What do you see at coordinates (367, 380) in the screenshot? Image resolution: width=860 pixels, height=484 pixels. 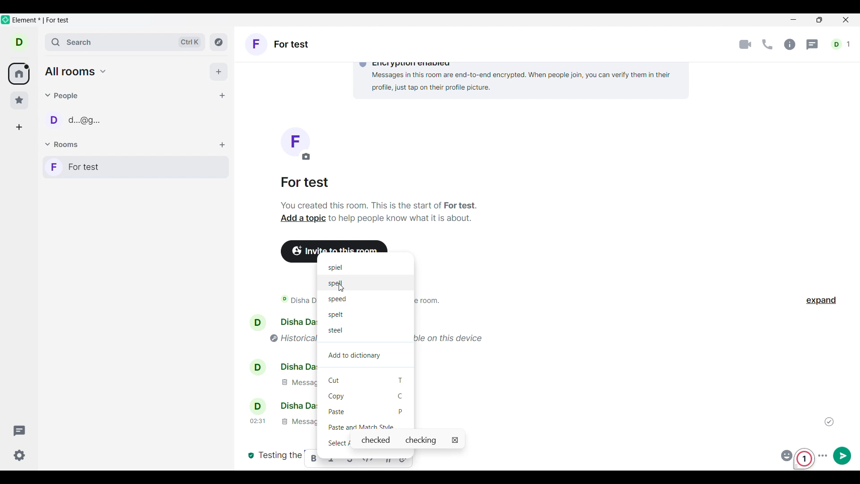 I see `Cut` at bounding box center [367, 380].